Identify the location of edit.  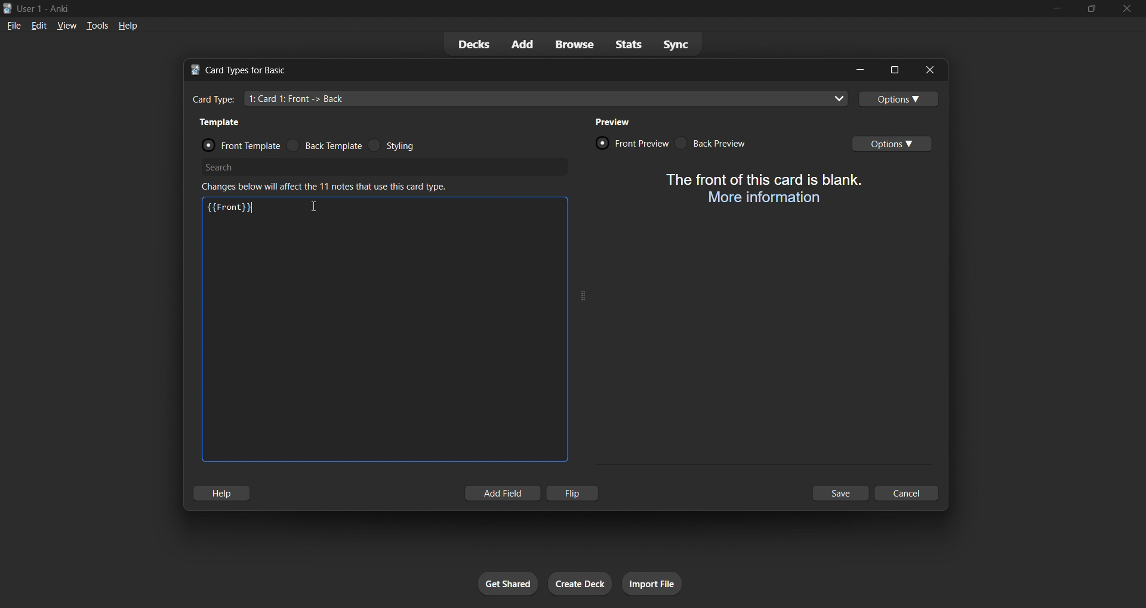
(39, 26).